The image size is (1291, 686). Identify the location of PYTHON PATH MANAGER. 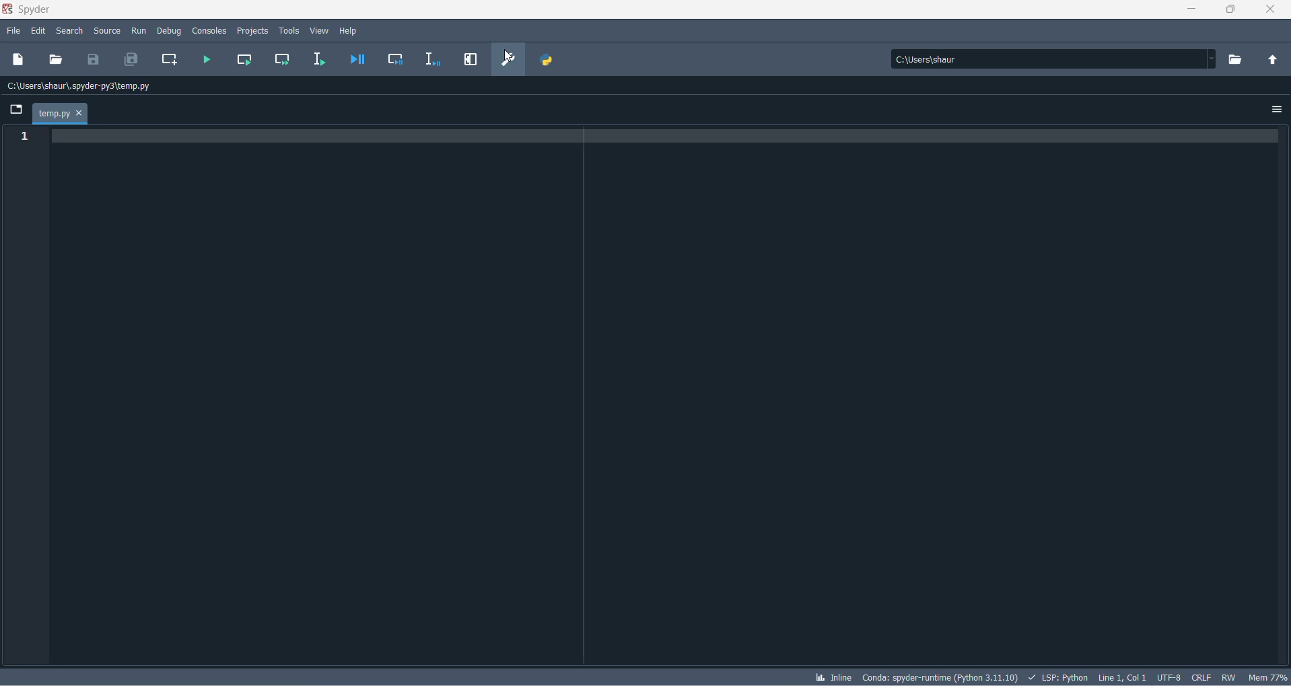
(546, 58).